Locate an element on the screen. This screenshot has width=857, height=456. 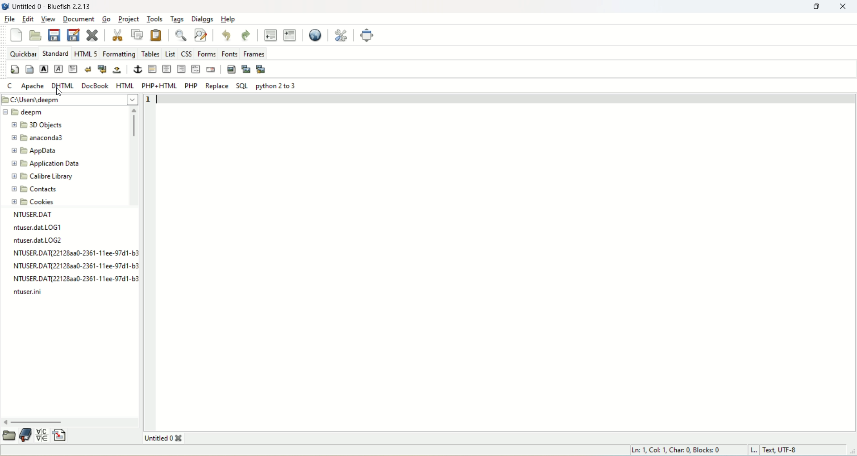
HTML comment is located at coordinates (196, 70).